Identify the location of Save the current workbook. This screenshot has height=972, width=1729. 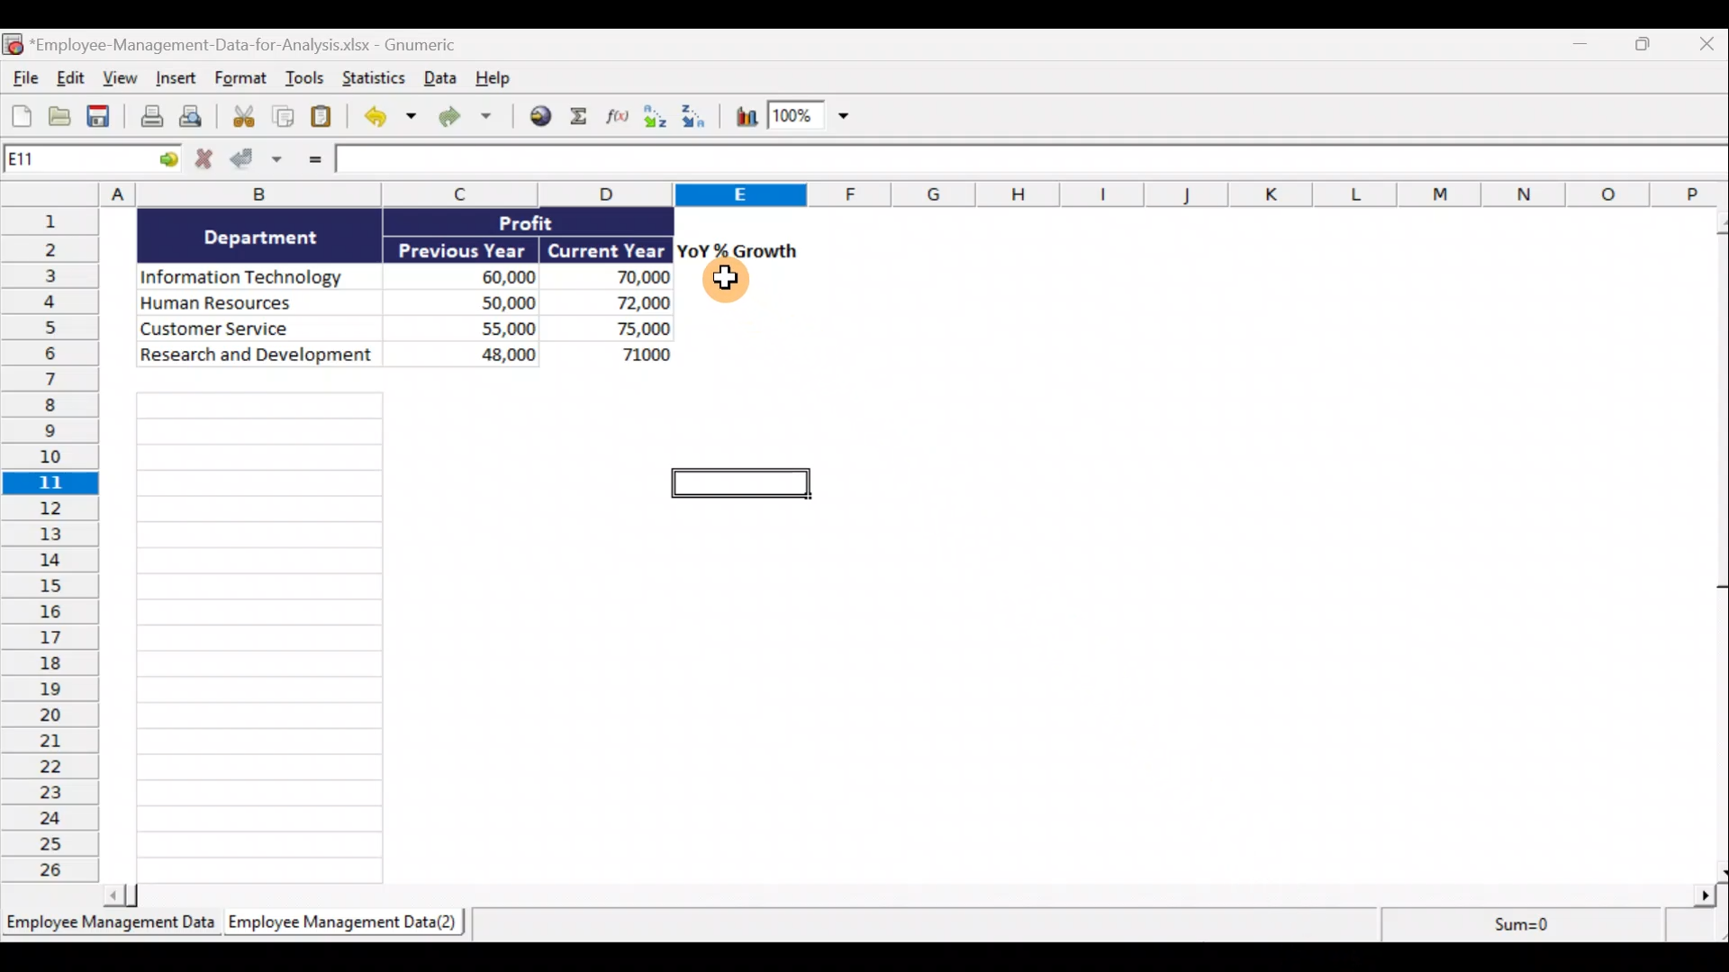
(102, 118).